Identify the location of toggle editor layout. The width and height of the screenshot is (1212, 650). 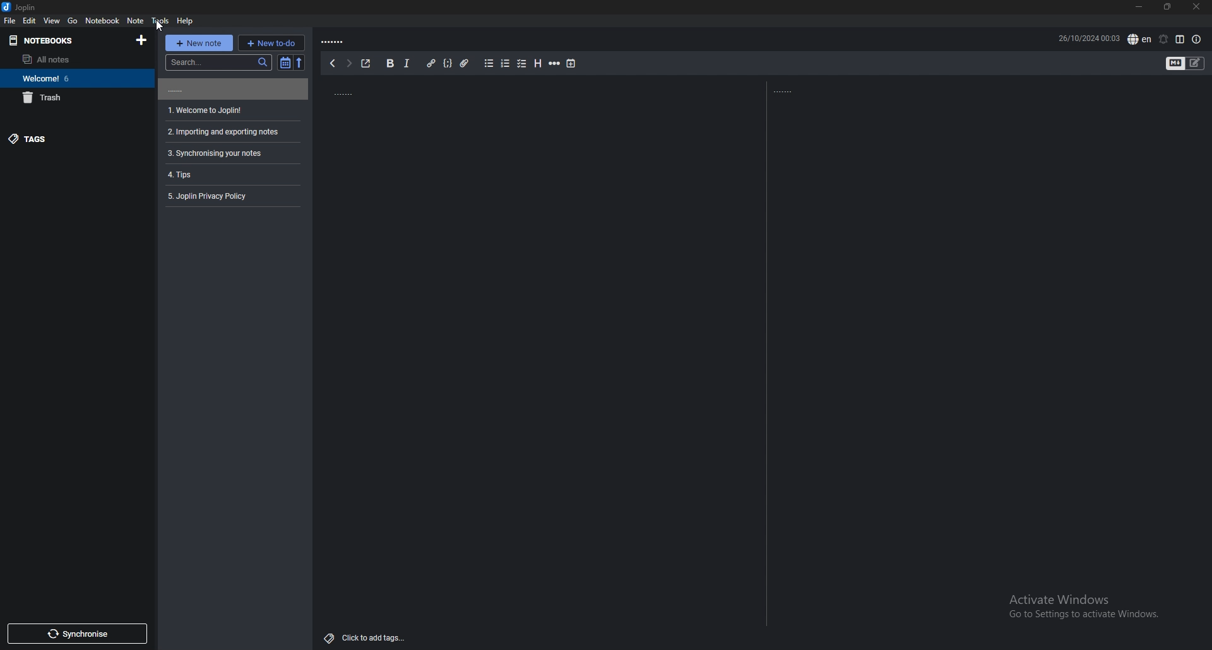
(1181, 39).